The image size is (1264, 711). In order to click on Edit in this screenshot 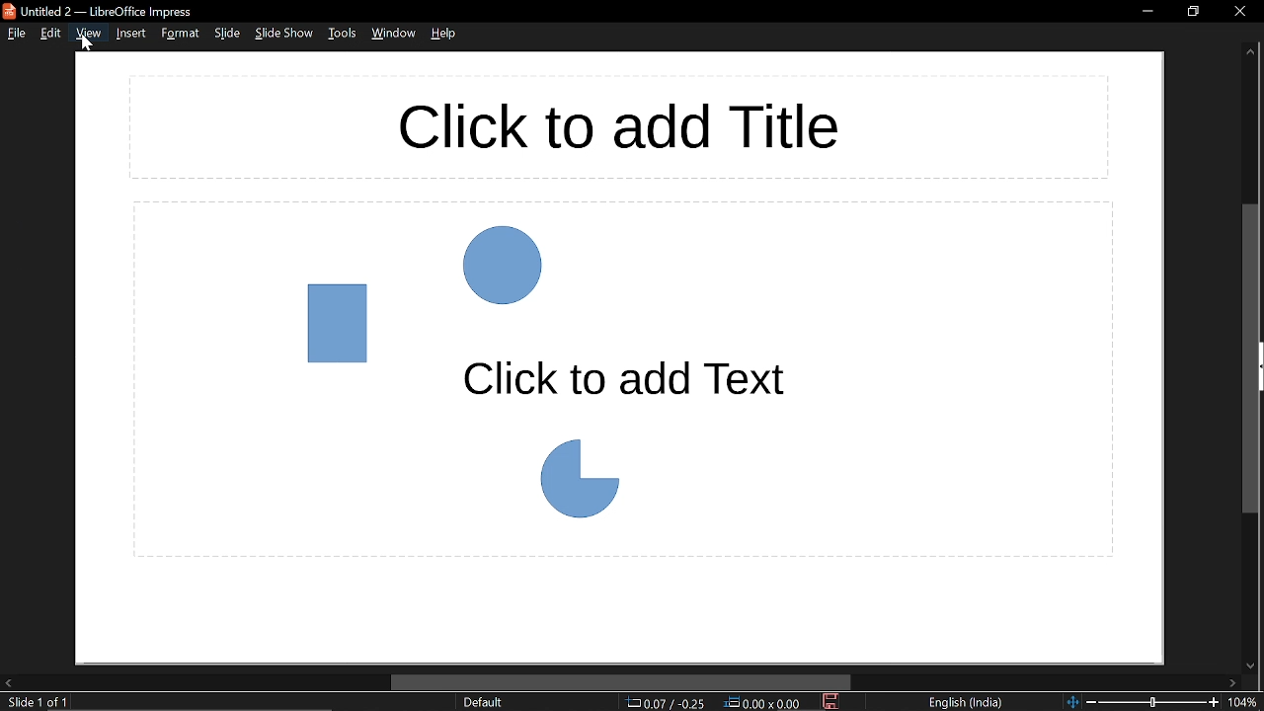, I will do `click(51, 34)`.